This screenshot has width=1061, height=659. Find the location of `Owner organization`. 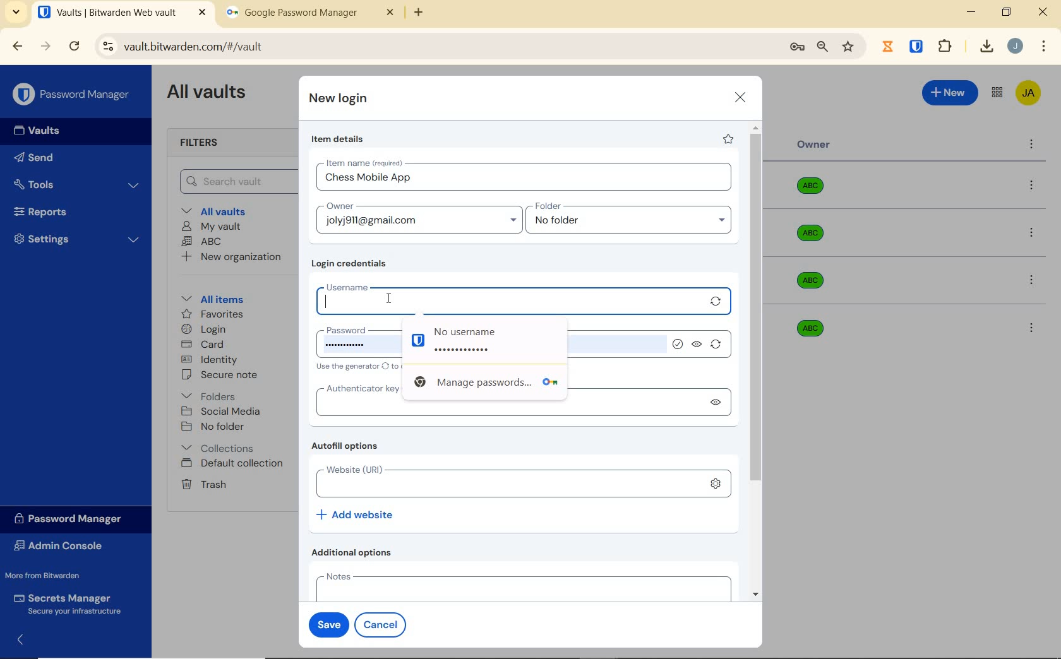

Owner organization is located at coordinates (815, 191).